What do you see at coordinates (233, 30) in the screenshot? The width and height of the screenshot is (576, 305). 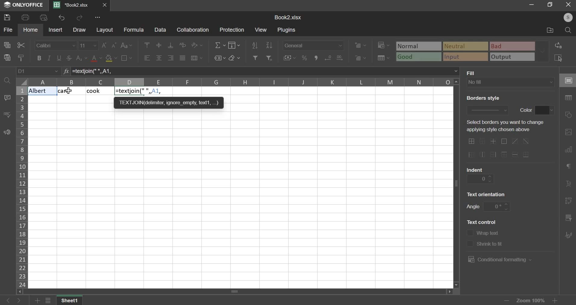 I see `protection` at bounding box center [233, 30].